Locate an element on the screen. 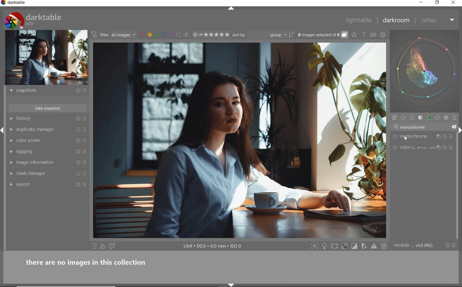  system logo is located at coordinates (33, 20).